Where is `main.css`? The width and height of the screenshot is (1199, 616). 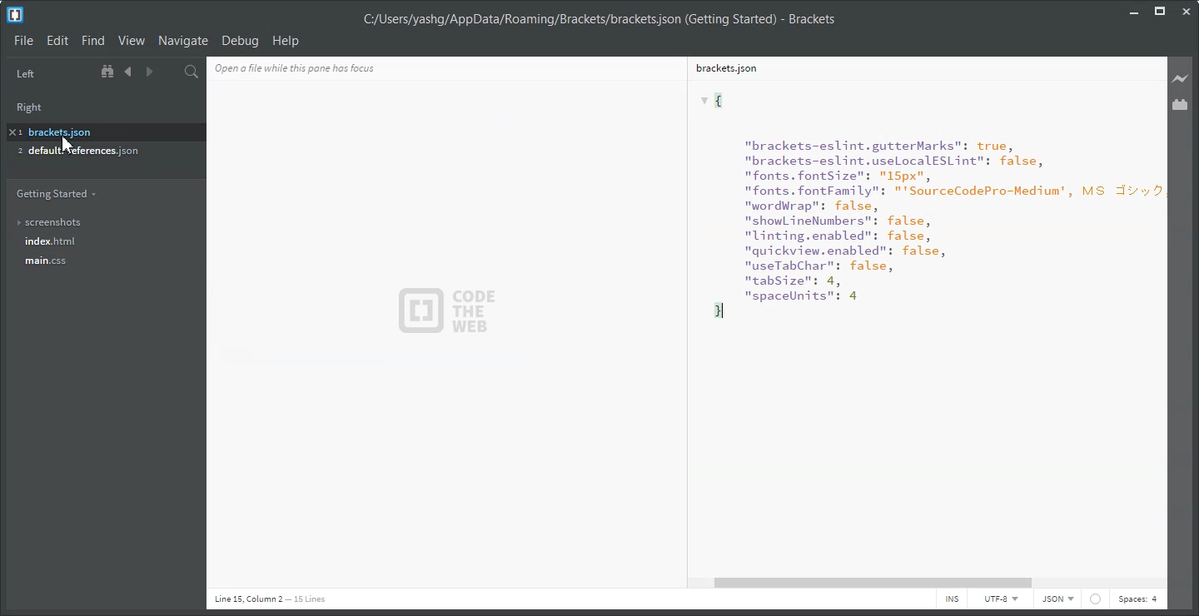 main.css is located at coordinates (101, 266).